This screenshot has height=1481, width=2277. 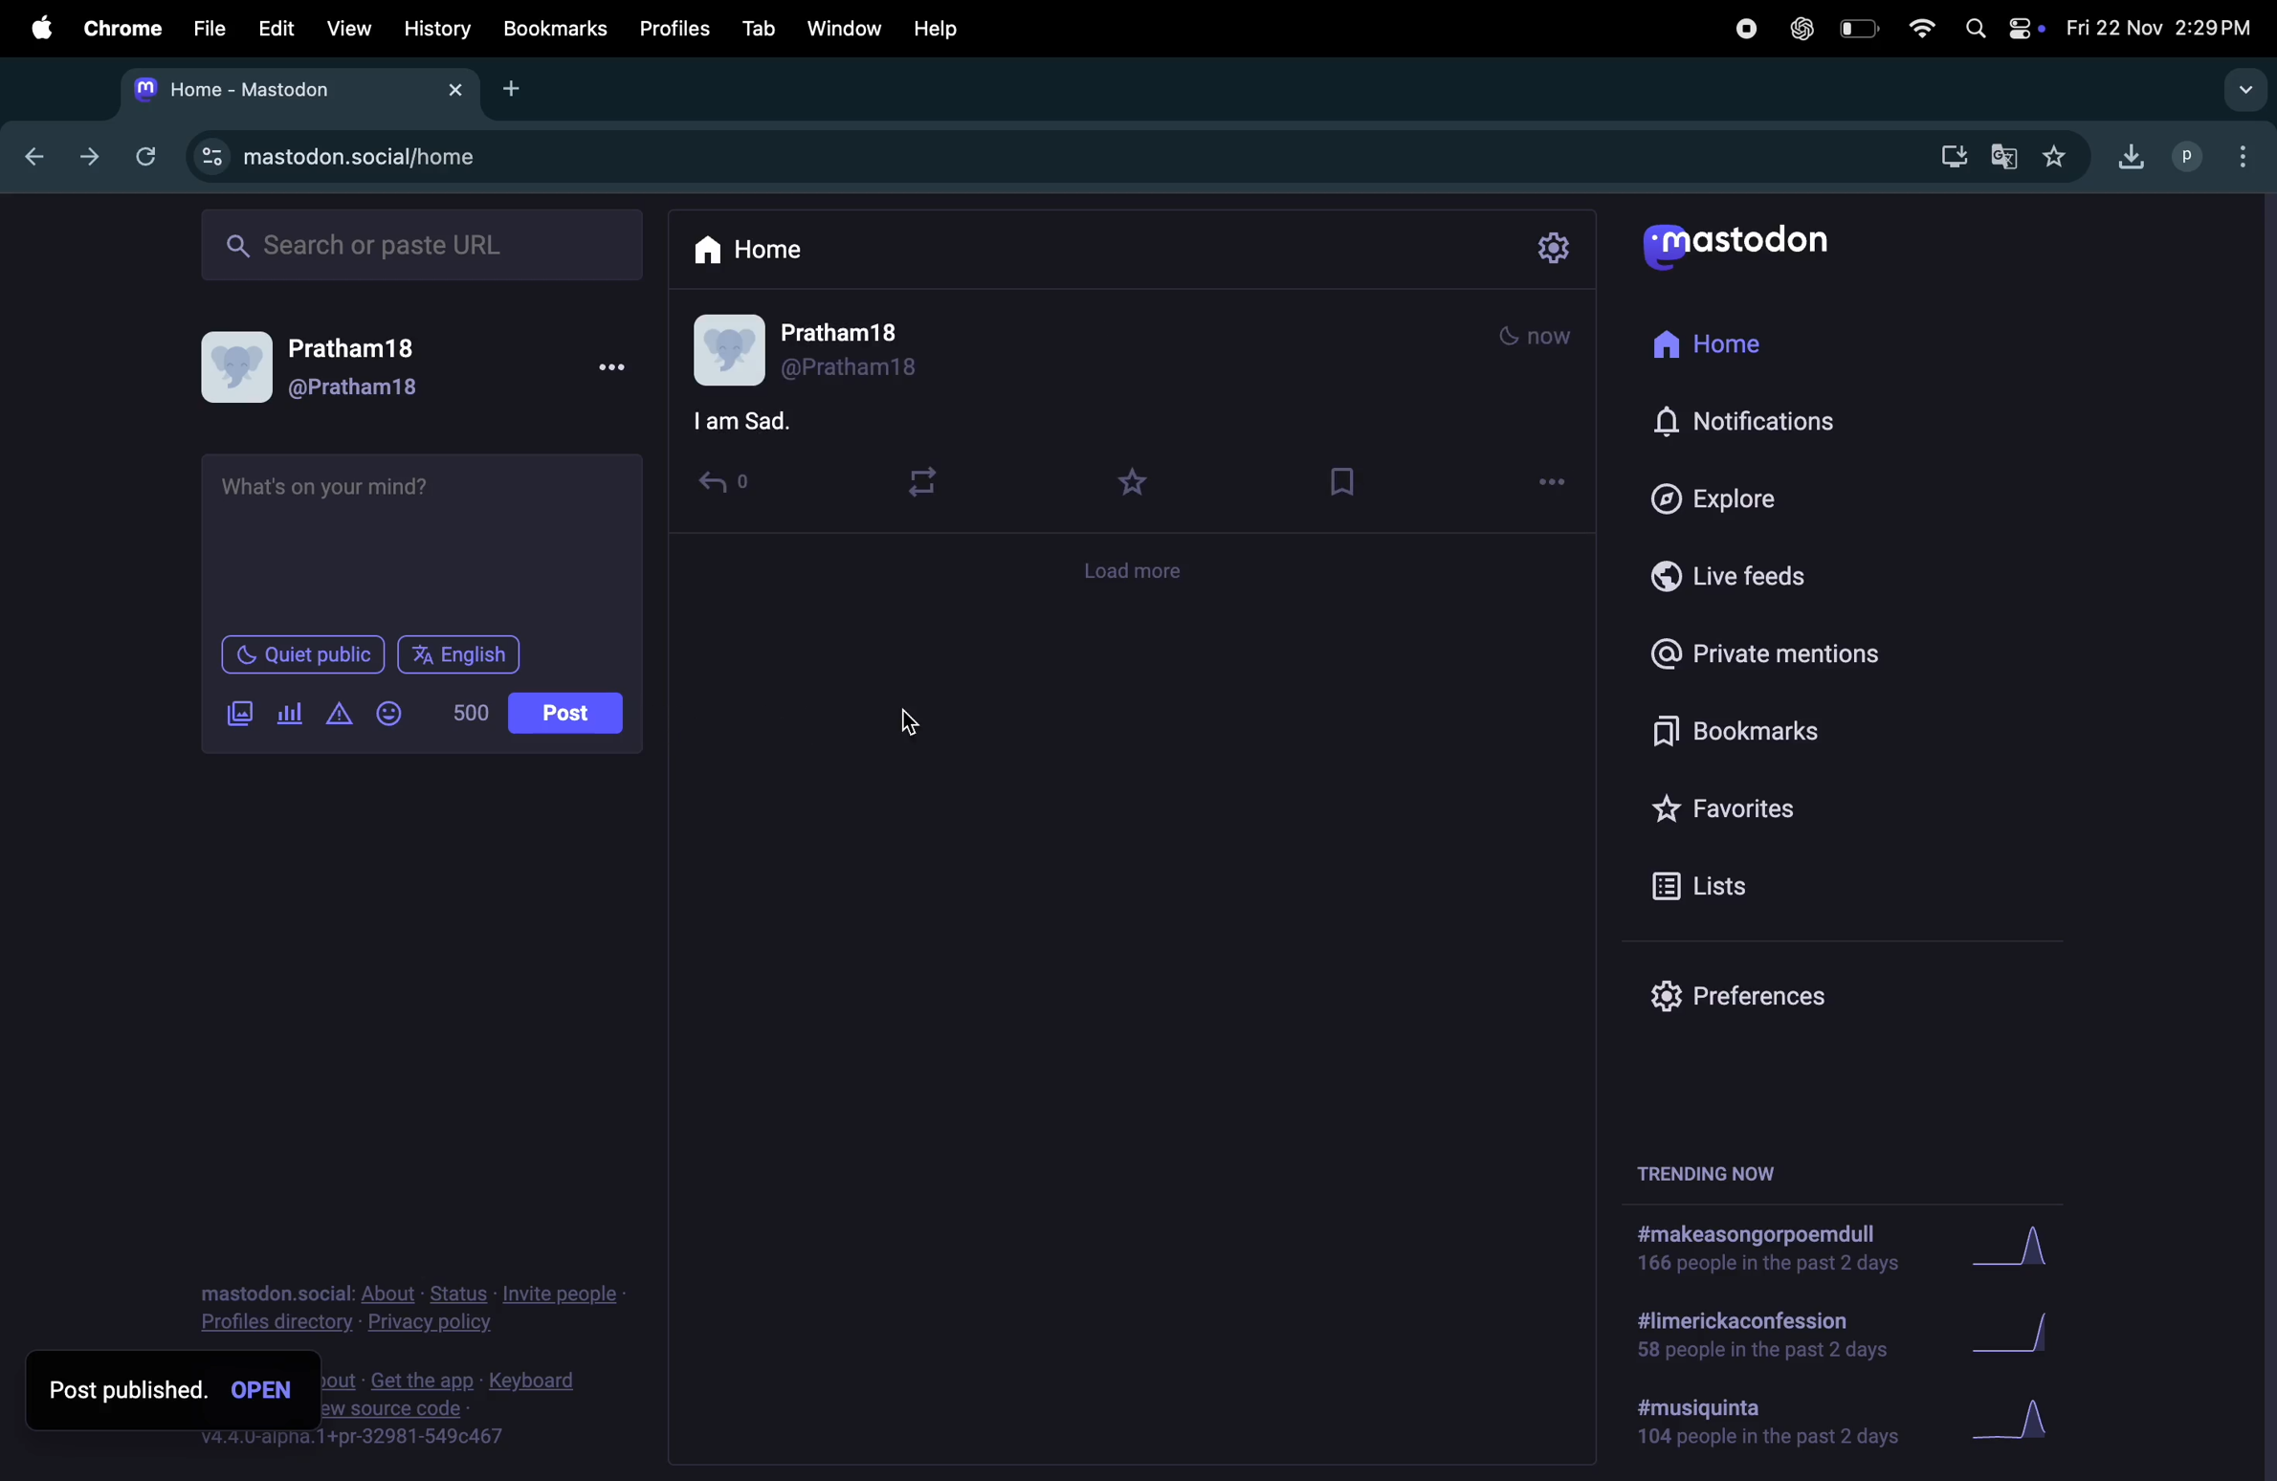 What do you see at coordinates (289, 715) in the screenshot?
I see `polls` at bounding box center [289, 715].